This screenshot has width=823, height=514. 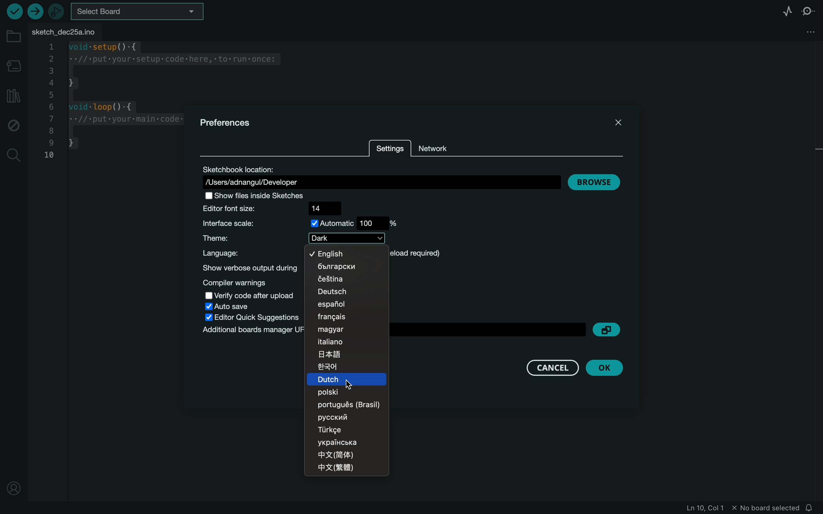 What do you see at coordinates (260, 195) in the screenshot?
I see `show   files` at bounding box center [260, 195].